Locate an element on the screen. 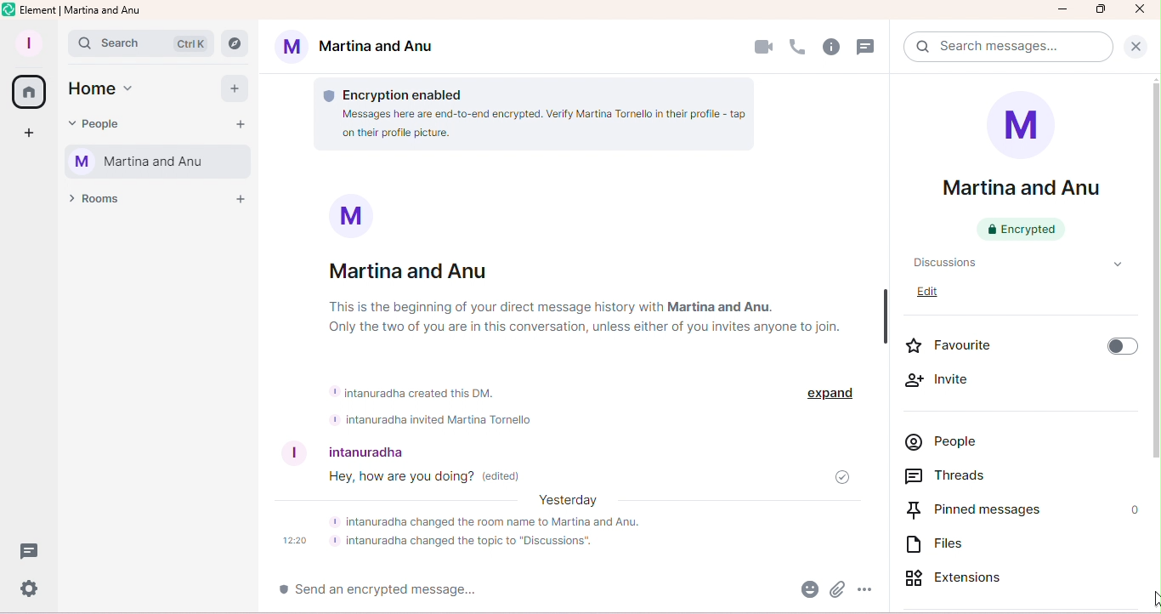 Image resolution: width=1161 pixels, height=614 pixels. Files is located at coordinates (929, 546).